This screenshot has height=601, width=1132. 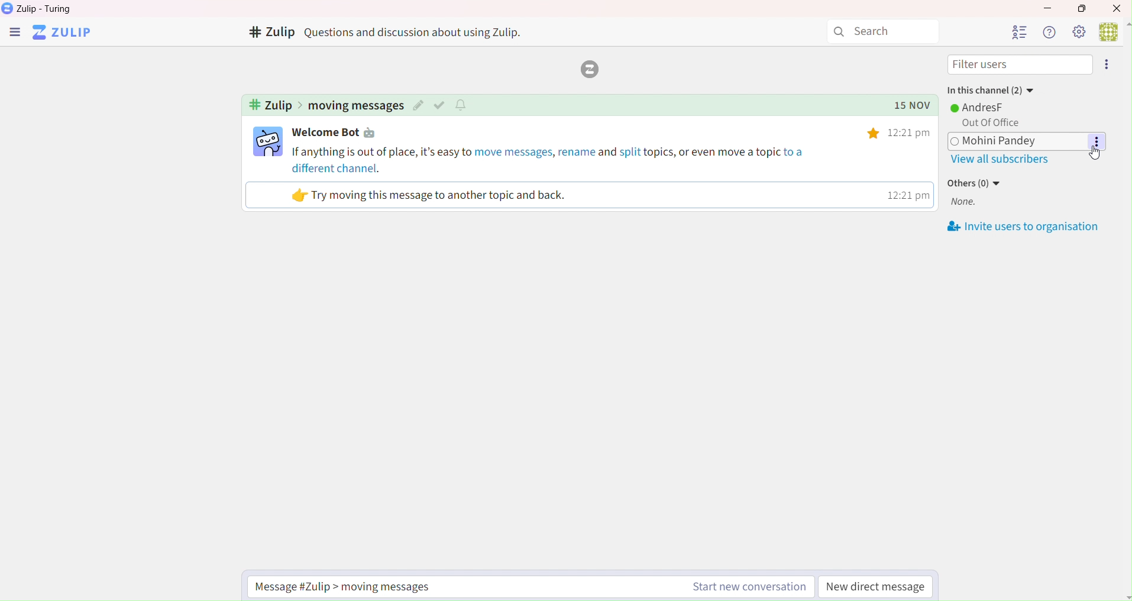 I want to click on Settings, so click(x=1078, y=31).